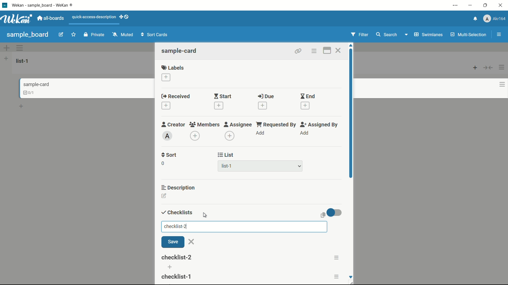 This screenshot has height=285, width=508. What do you see at coordinates (320, 125) in the screenshot?
I see `assigned by` at bounding box center [320, 125].